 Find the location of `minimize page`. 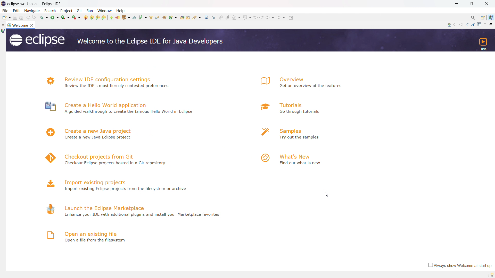

minimize page is located at coordinates (485, 24).